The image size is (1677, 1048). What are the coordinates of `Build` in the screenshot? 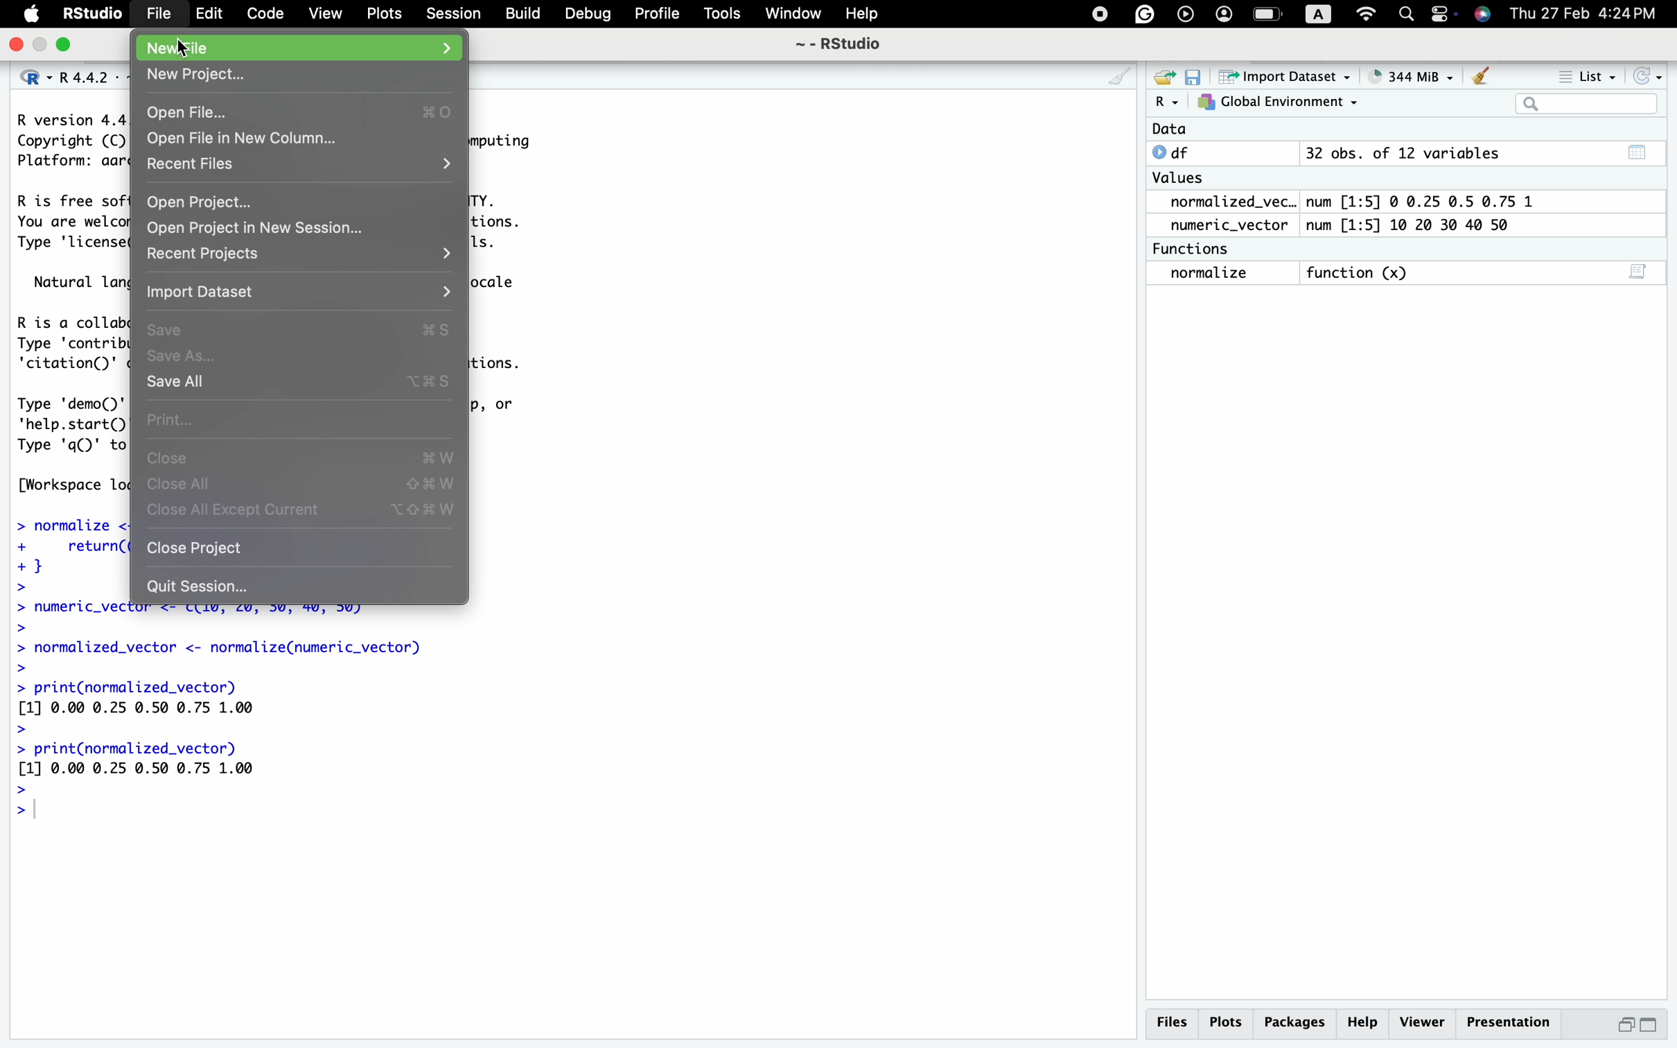 It's located at (524, 17).